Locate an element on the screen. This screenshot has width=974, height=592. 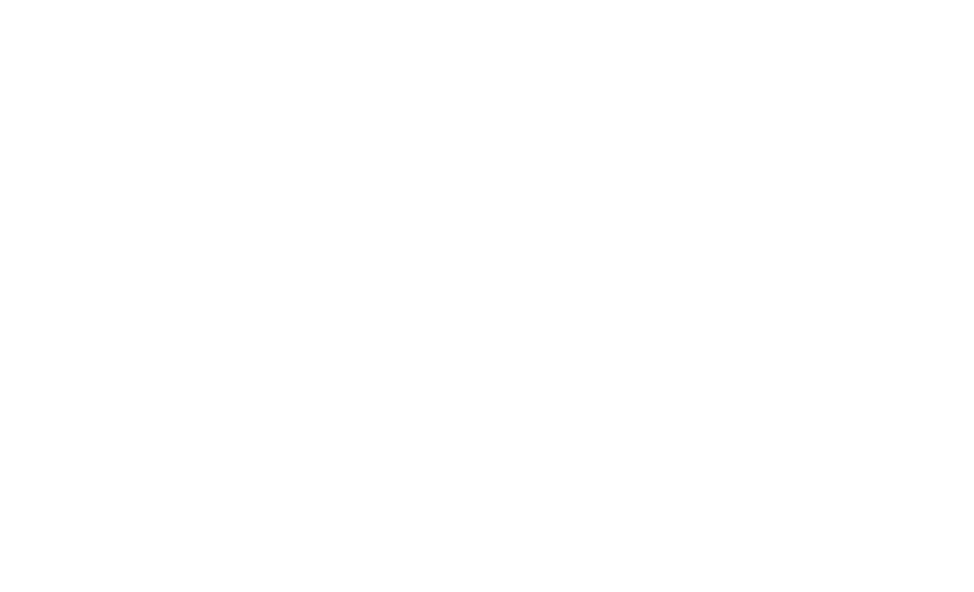
Display is located at coordinates (503, 365).